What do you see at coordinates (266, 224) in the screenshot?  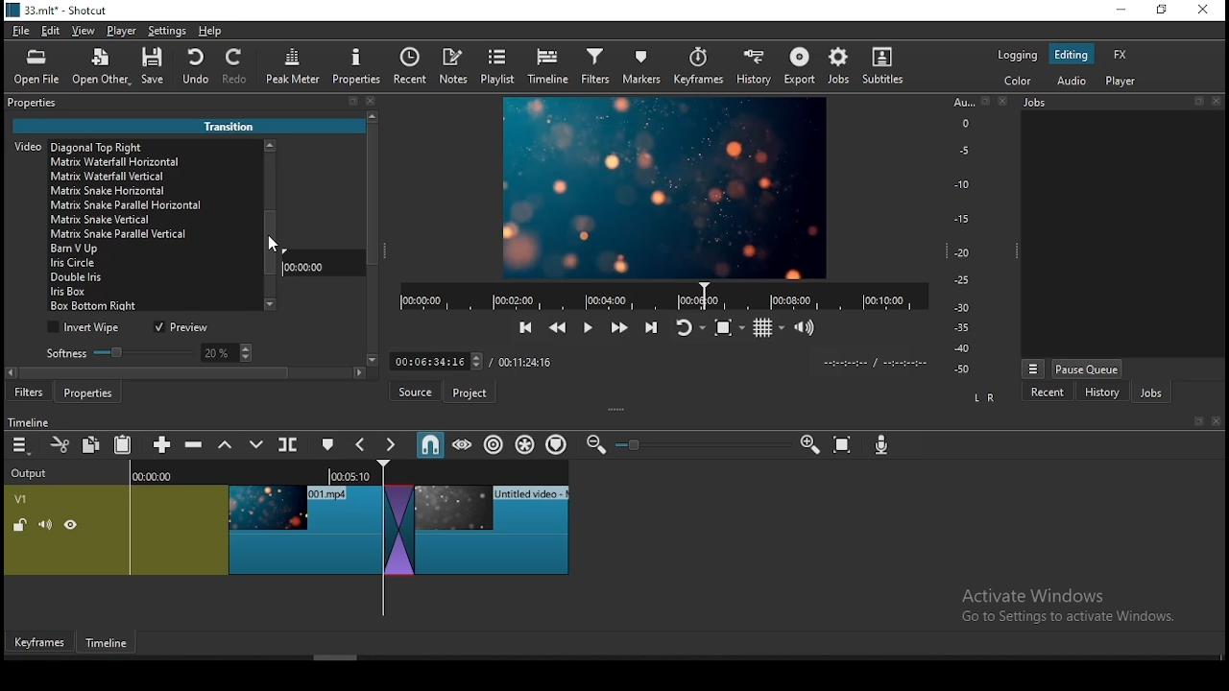 I see `scroll bar` at bounding box center [266, 224].